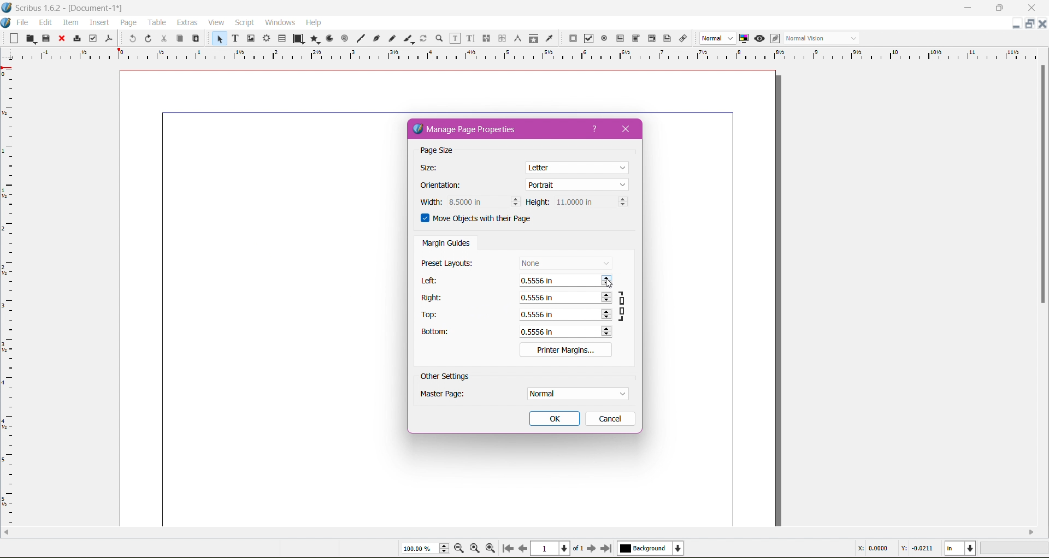  I want to click on PDF Combo Box, so click(637, 38).